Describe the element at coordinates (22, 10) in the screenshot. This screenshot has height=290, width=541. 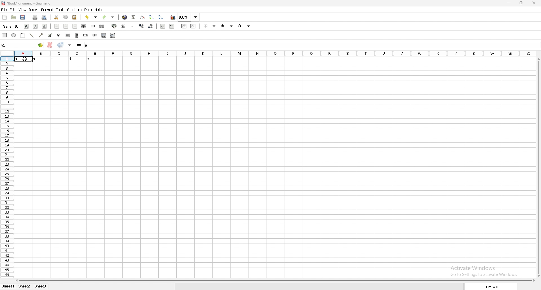
I see `view` at that location.